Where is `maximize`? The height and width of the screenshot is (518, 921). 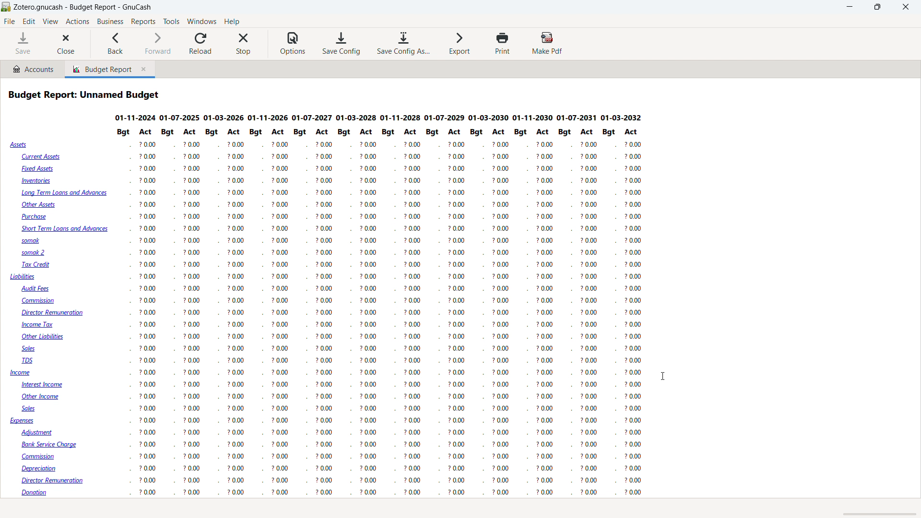
maximize is located at coordinates (877, 7).